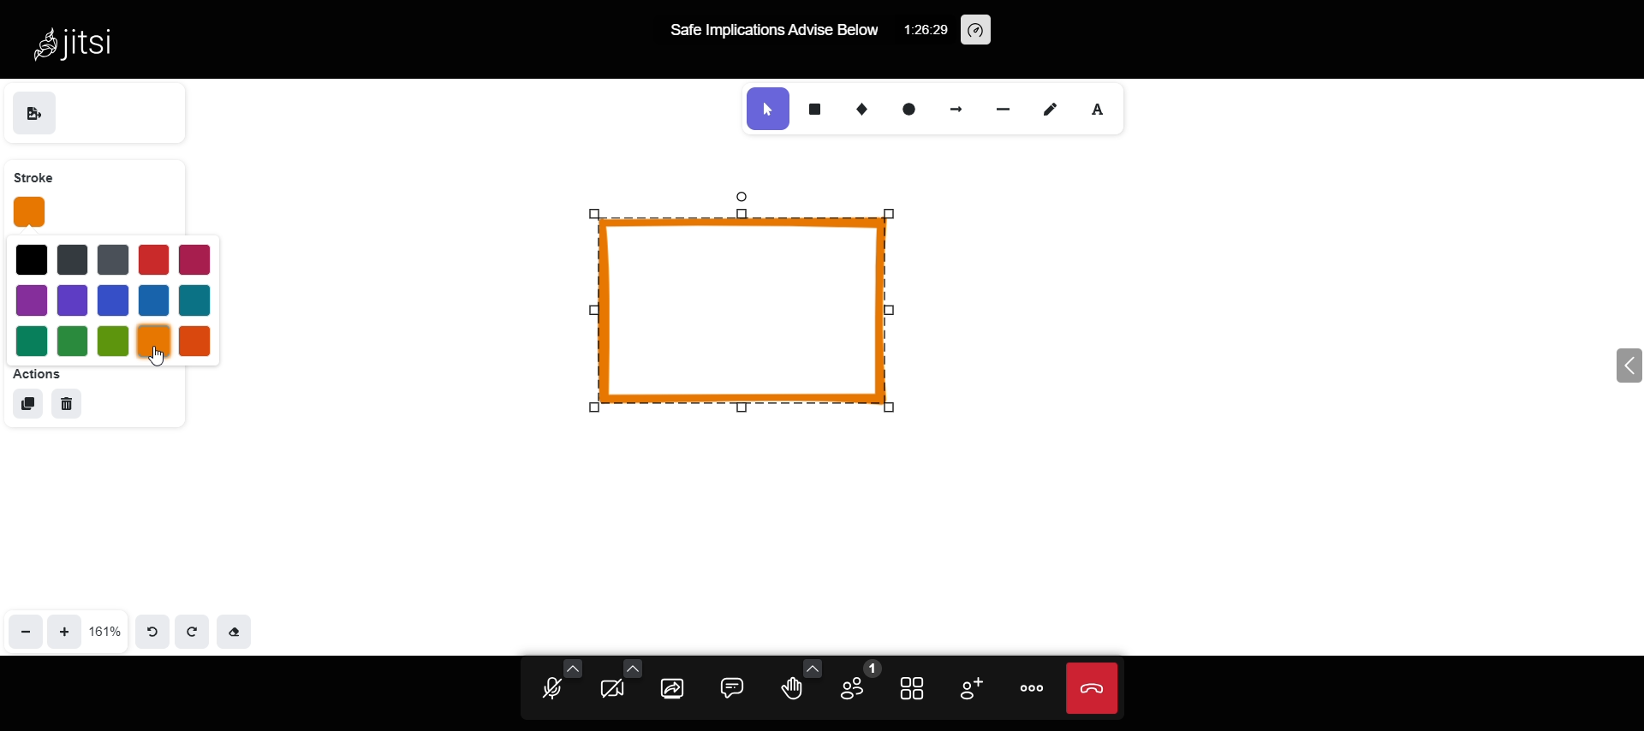 The image size is (1644, 731). Describe the element at coordinates (91, 44) in the screenshot. I see `Jitsi` at that location.